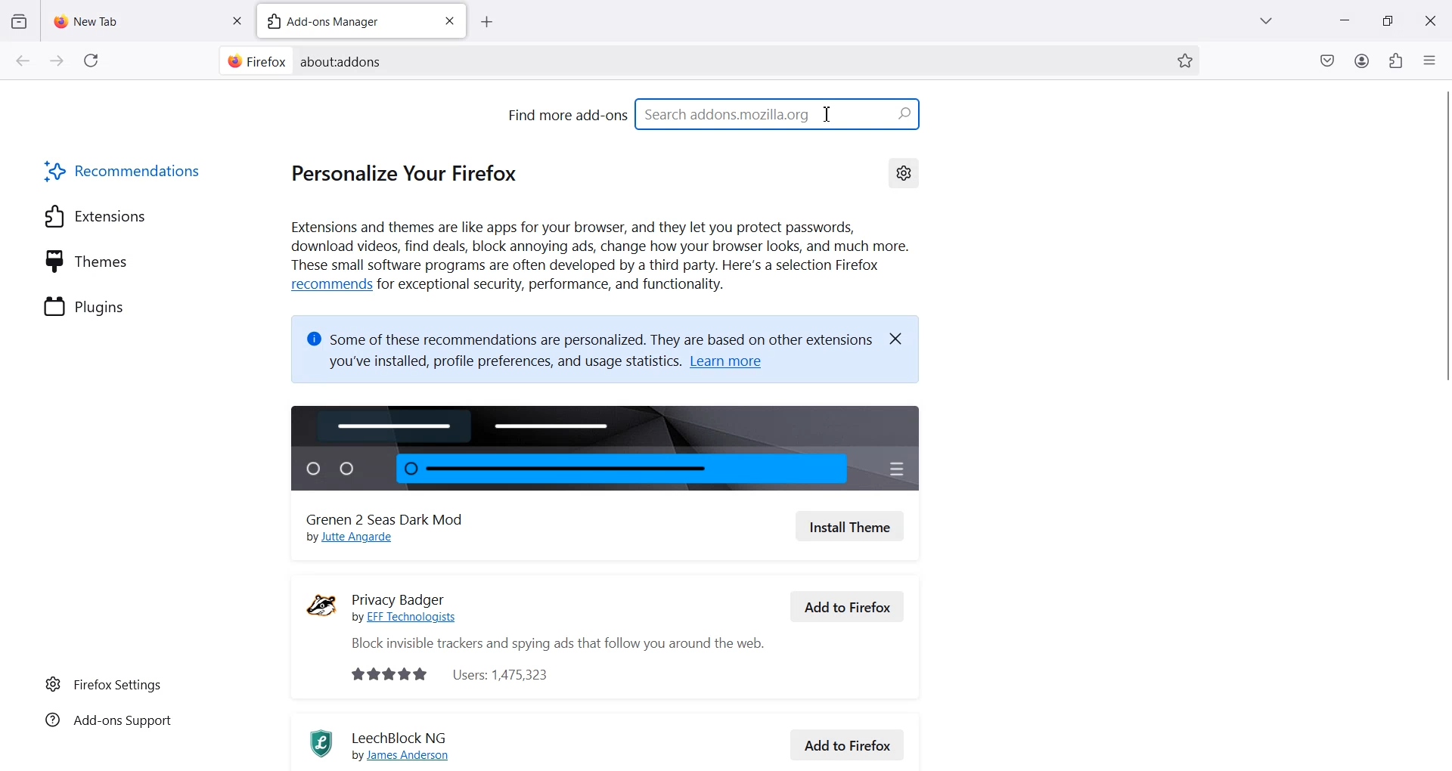 The image size is (1452, 771). Describe the element at coordinates (328, 285) in the screenshot. I see `recommends` at that location.